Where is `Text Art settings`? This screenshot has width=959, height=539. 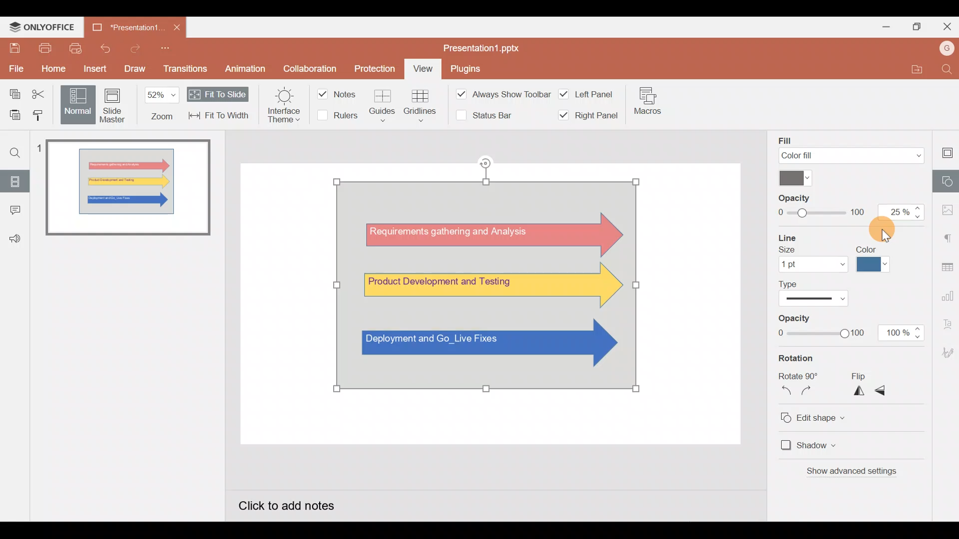
Text Art settings is located at coordinates (947, 326).